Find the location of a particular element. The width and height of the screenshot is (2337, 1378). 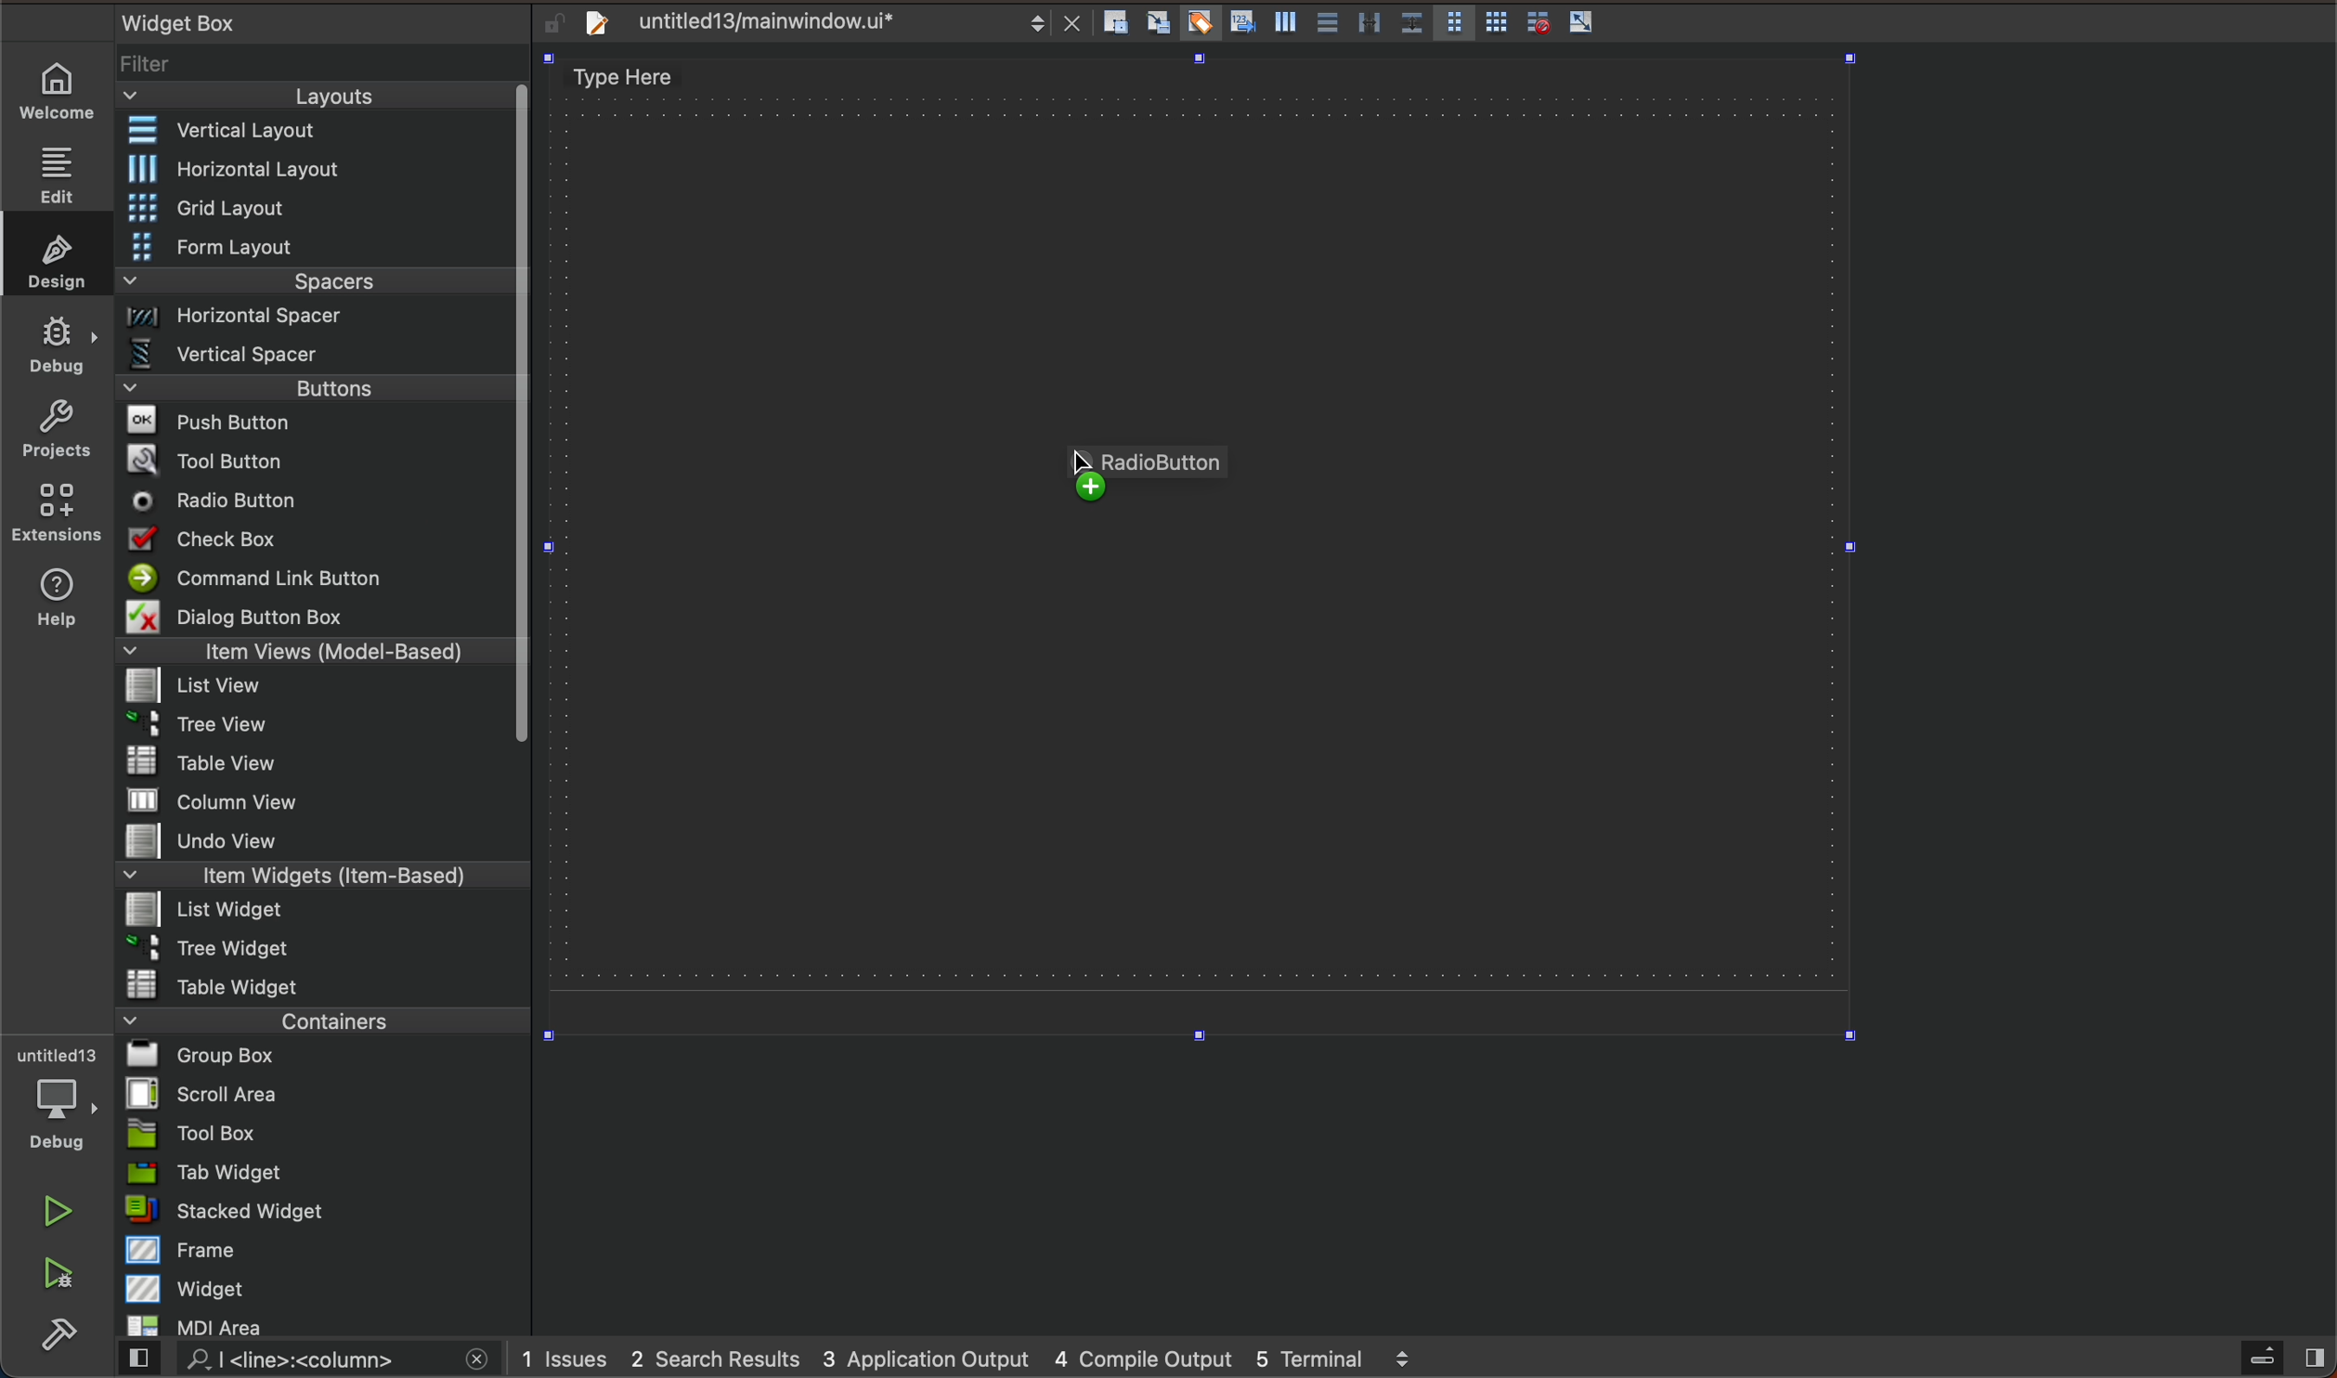

file tab is located at coordinates (826, 23).